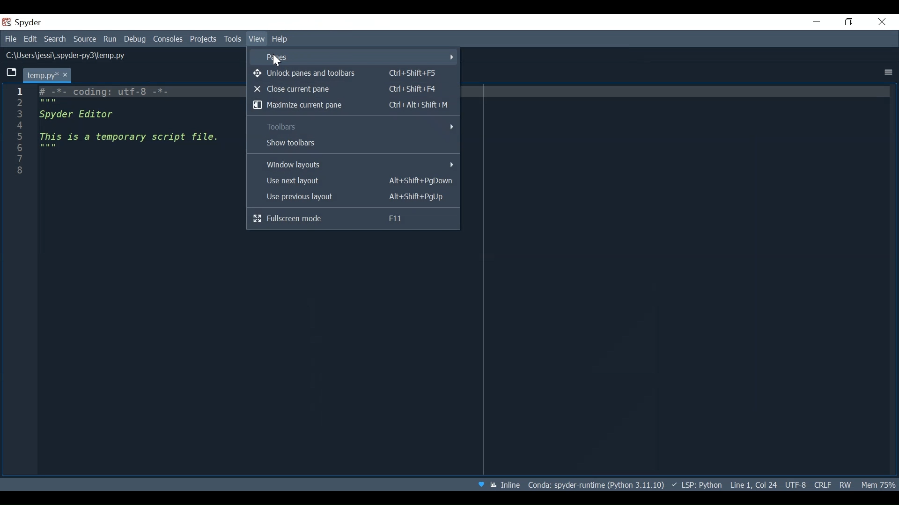 This screenshot has height=505, width=899. Describe the element at coordinates (352, 144) in the screenshot. I see `Show Toolbars` at that location.